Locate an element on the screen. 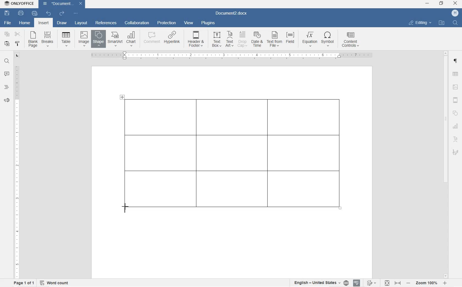 The image size is (462, 287). SmartArt is located at coordinates (115, 39).